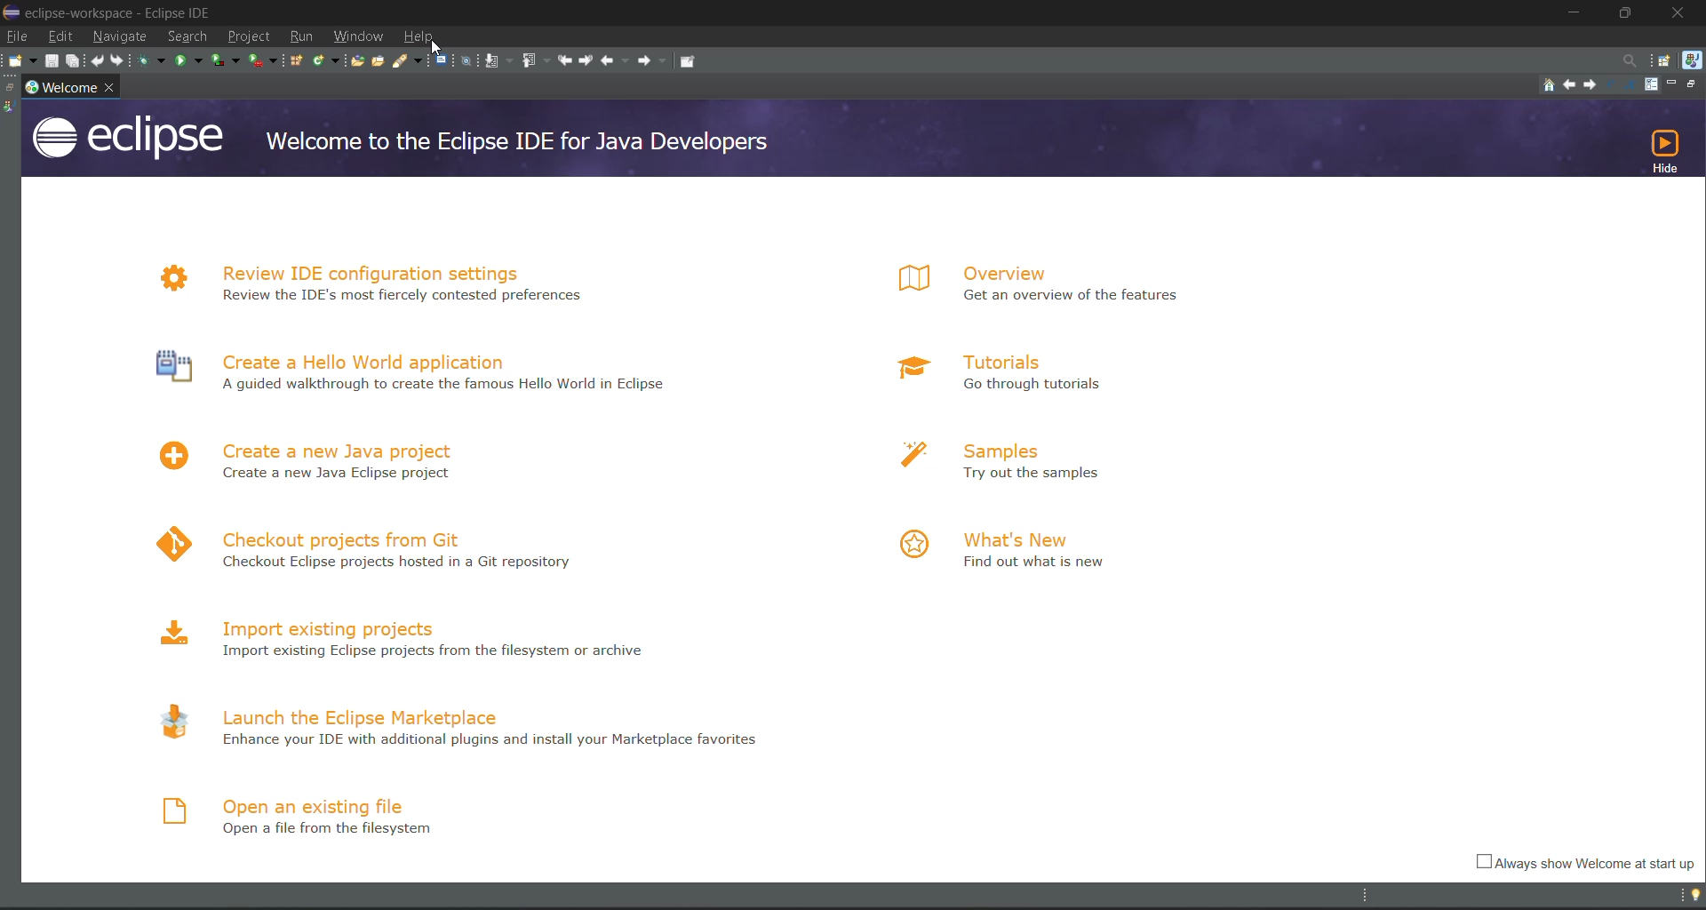 This screenshot has height=910, width=1706. I want to click on Icon, so click(175, 368).